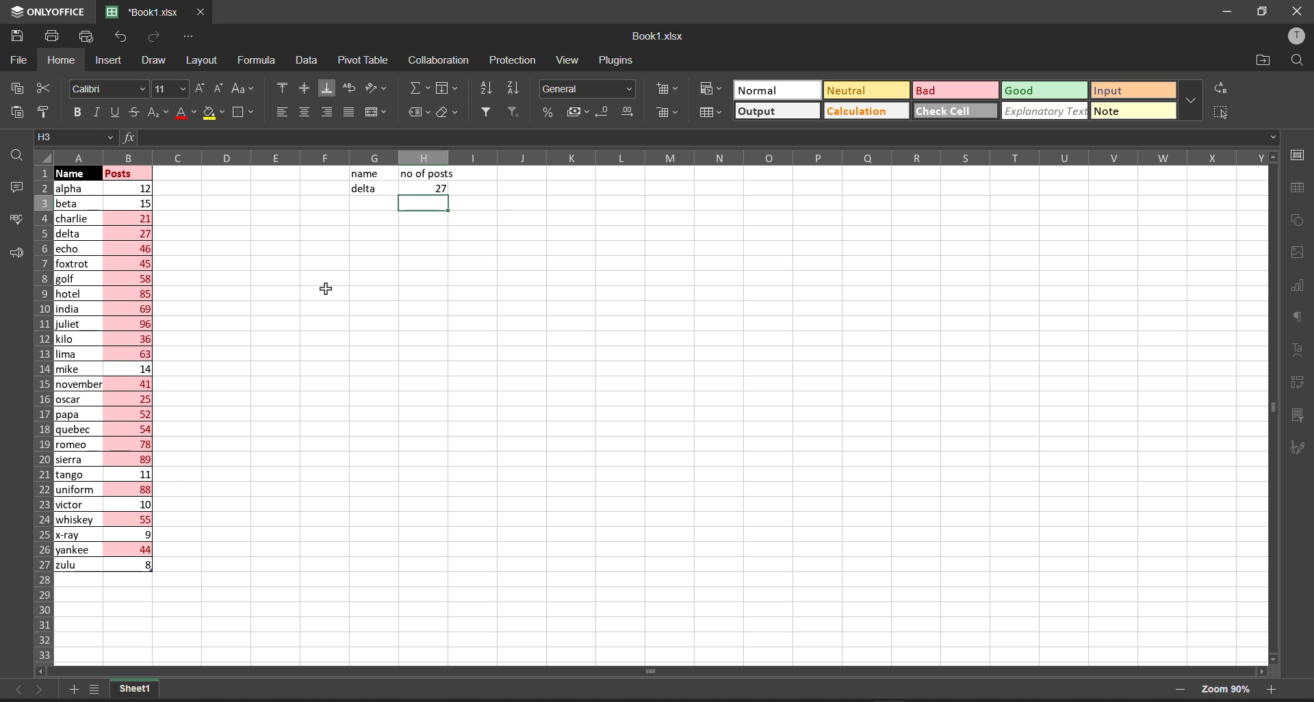  I want to click on minimize, so click(1231, 12).